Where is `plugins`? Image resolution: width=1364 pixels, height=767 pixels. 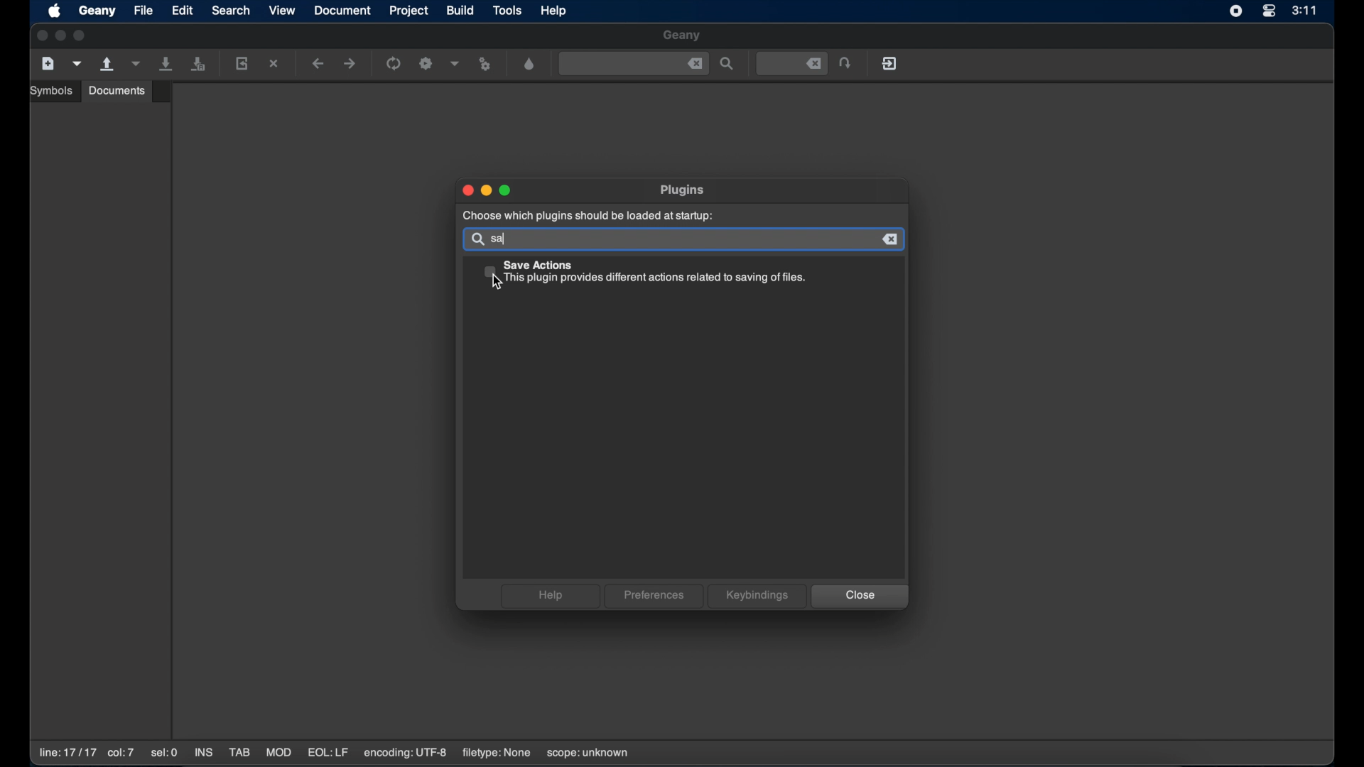 plugins is located at coordinates (684, 190).